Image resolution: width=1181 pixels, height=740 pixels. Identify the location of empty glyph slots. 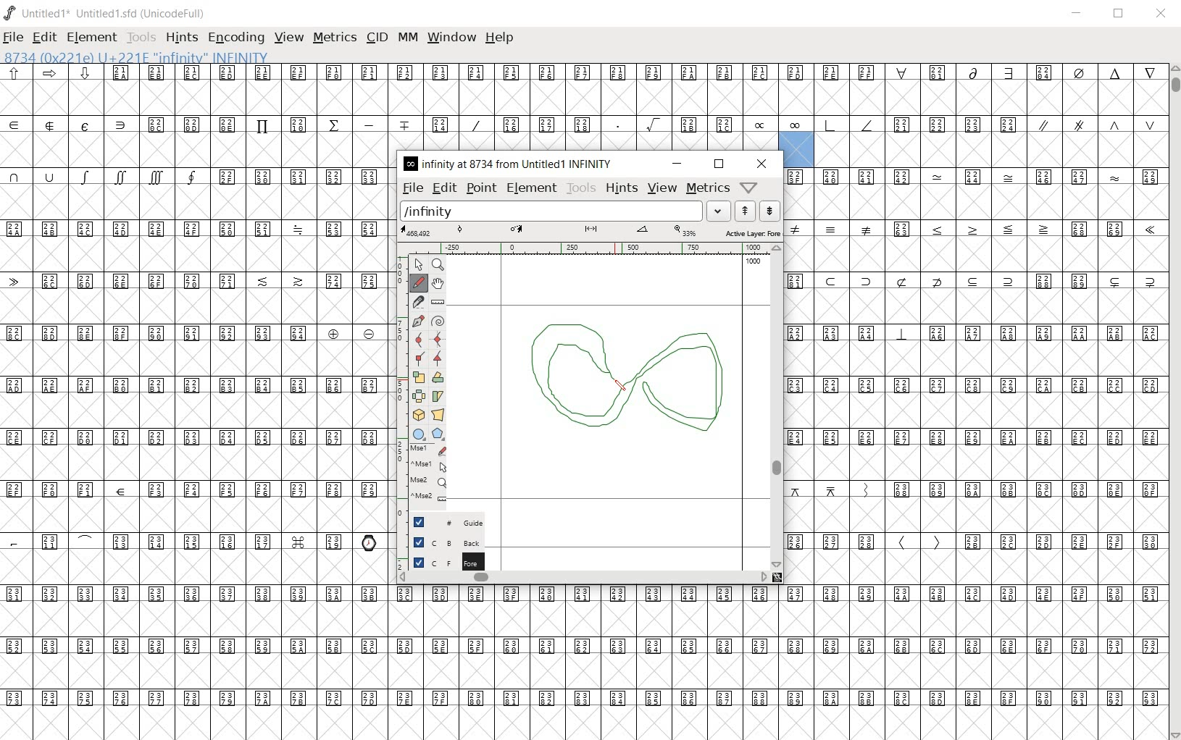
(977, 306).